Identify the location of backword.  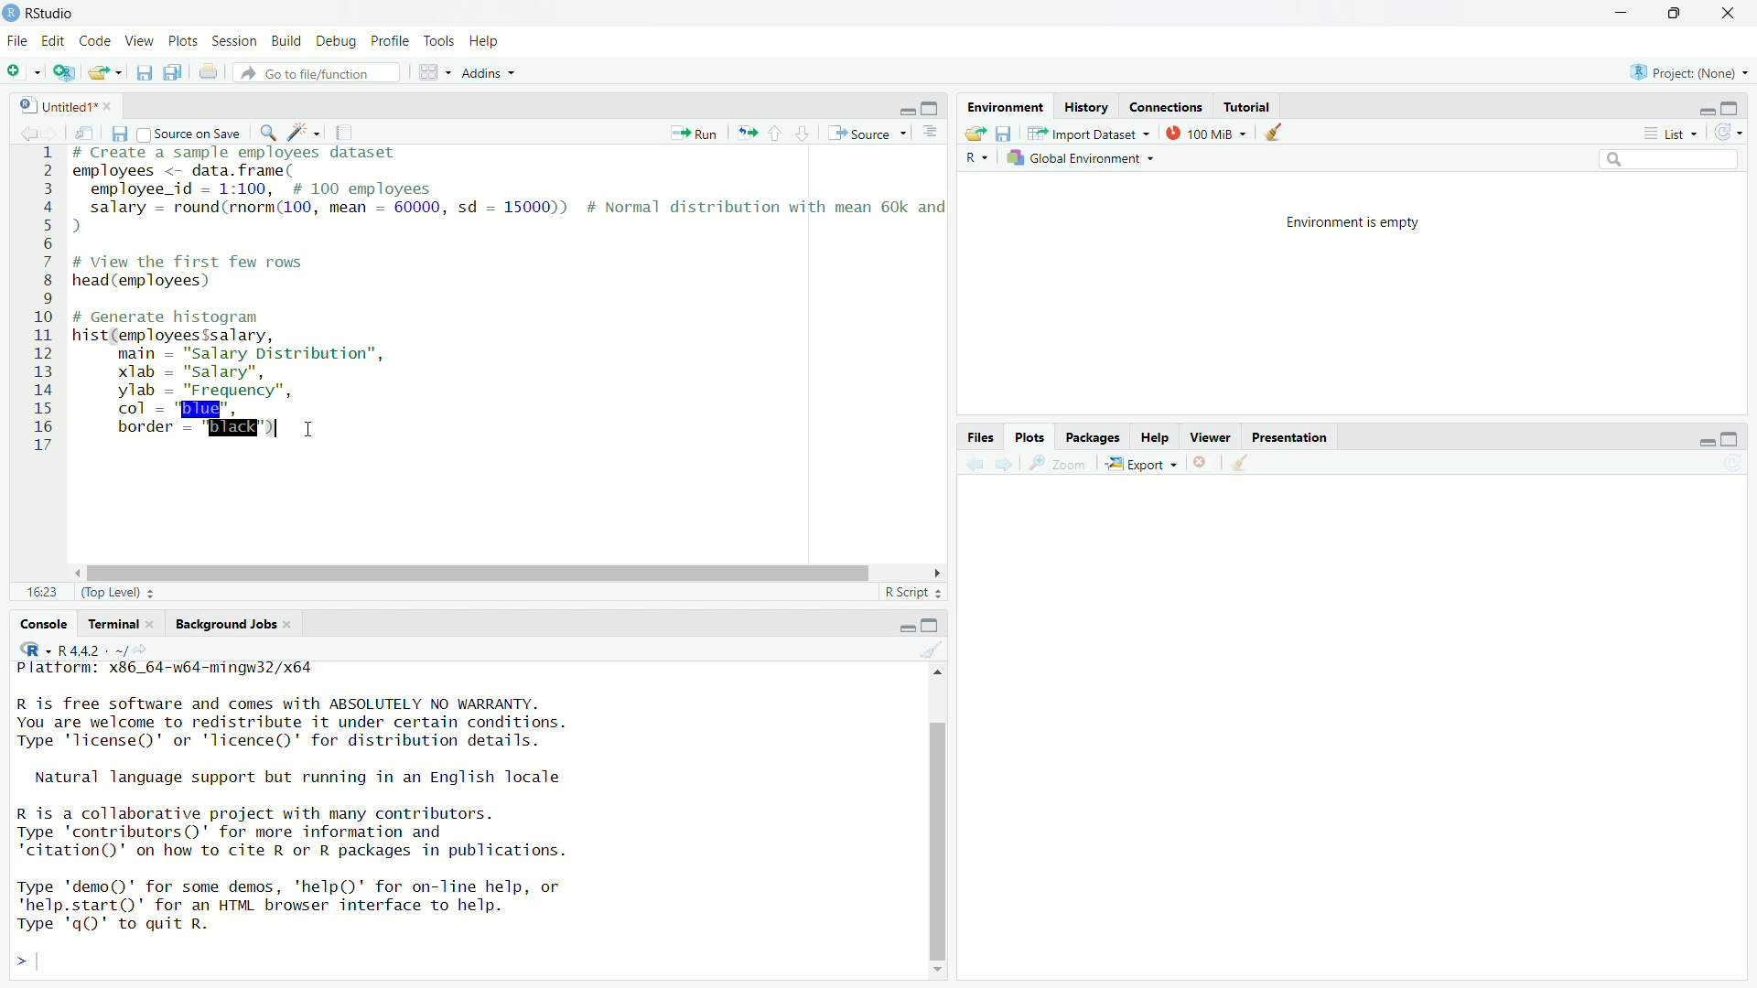
(26, 133).